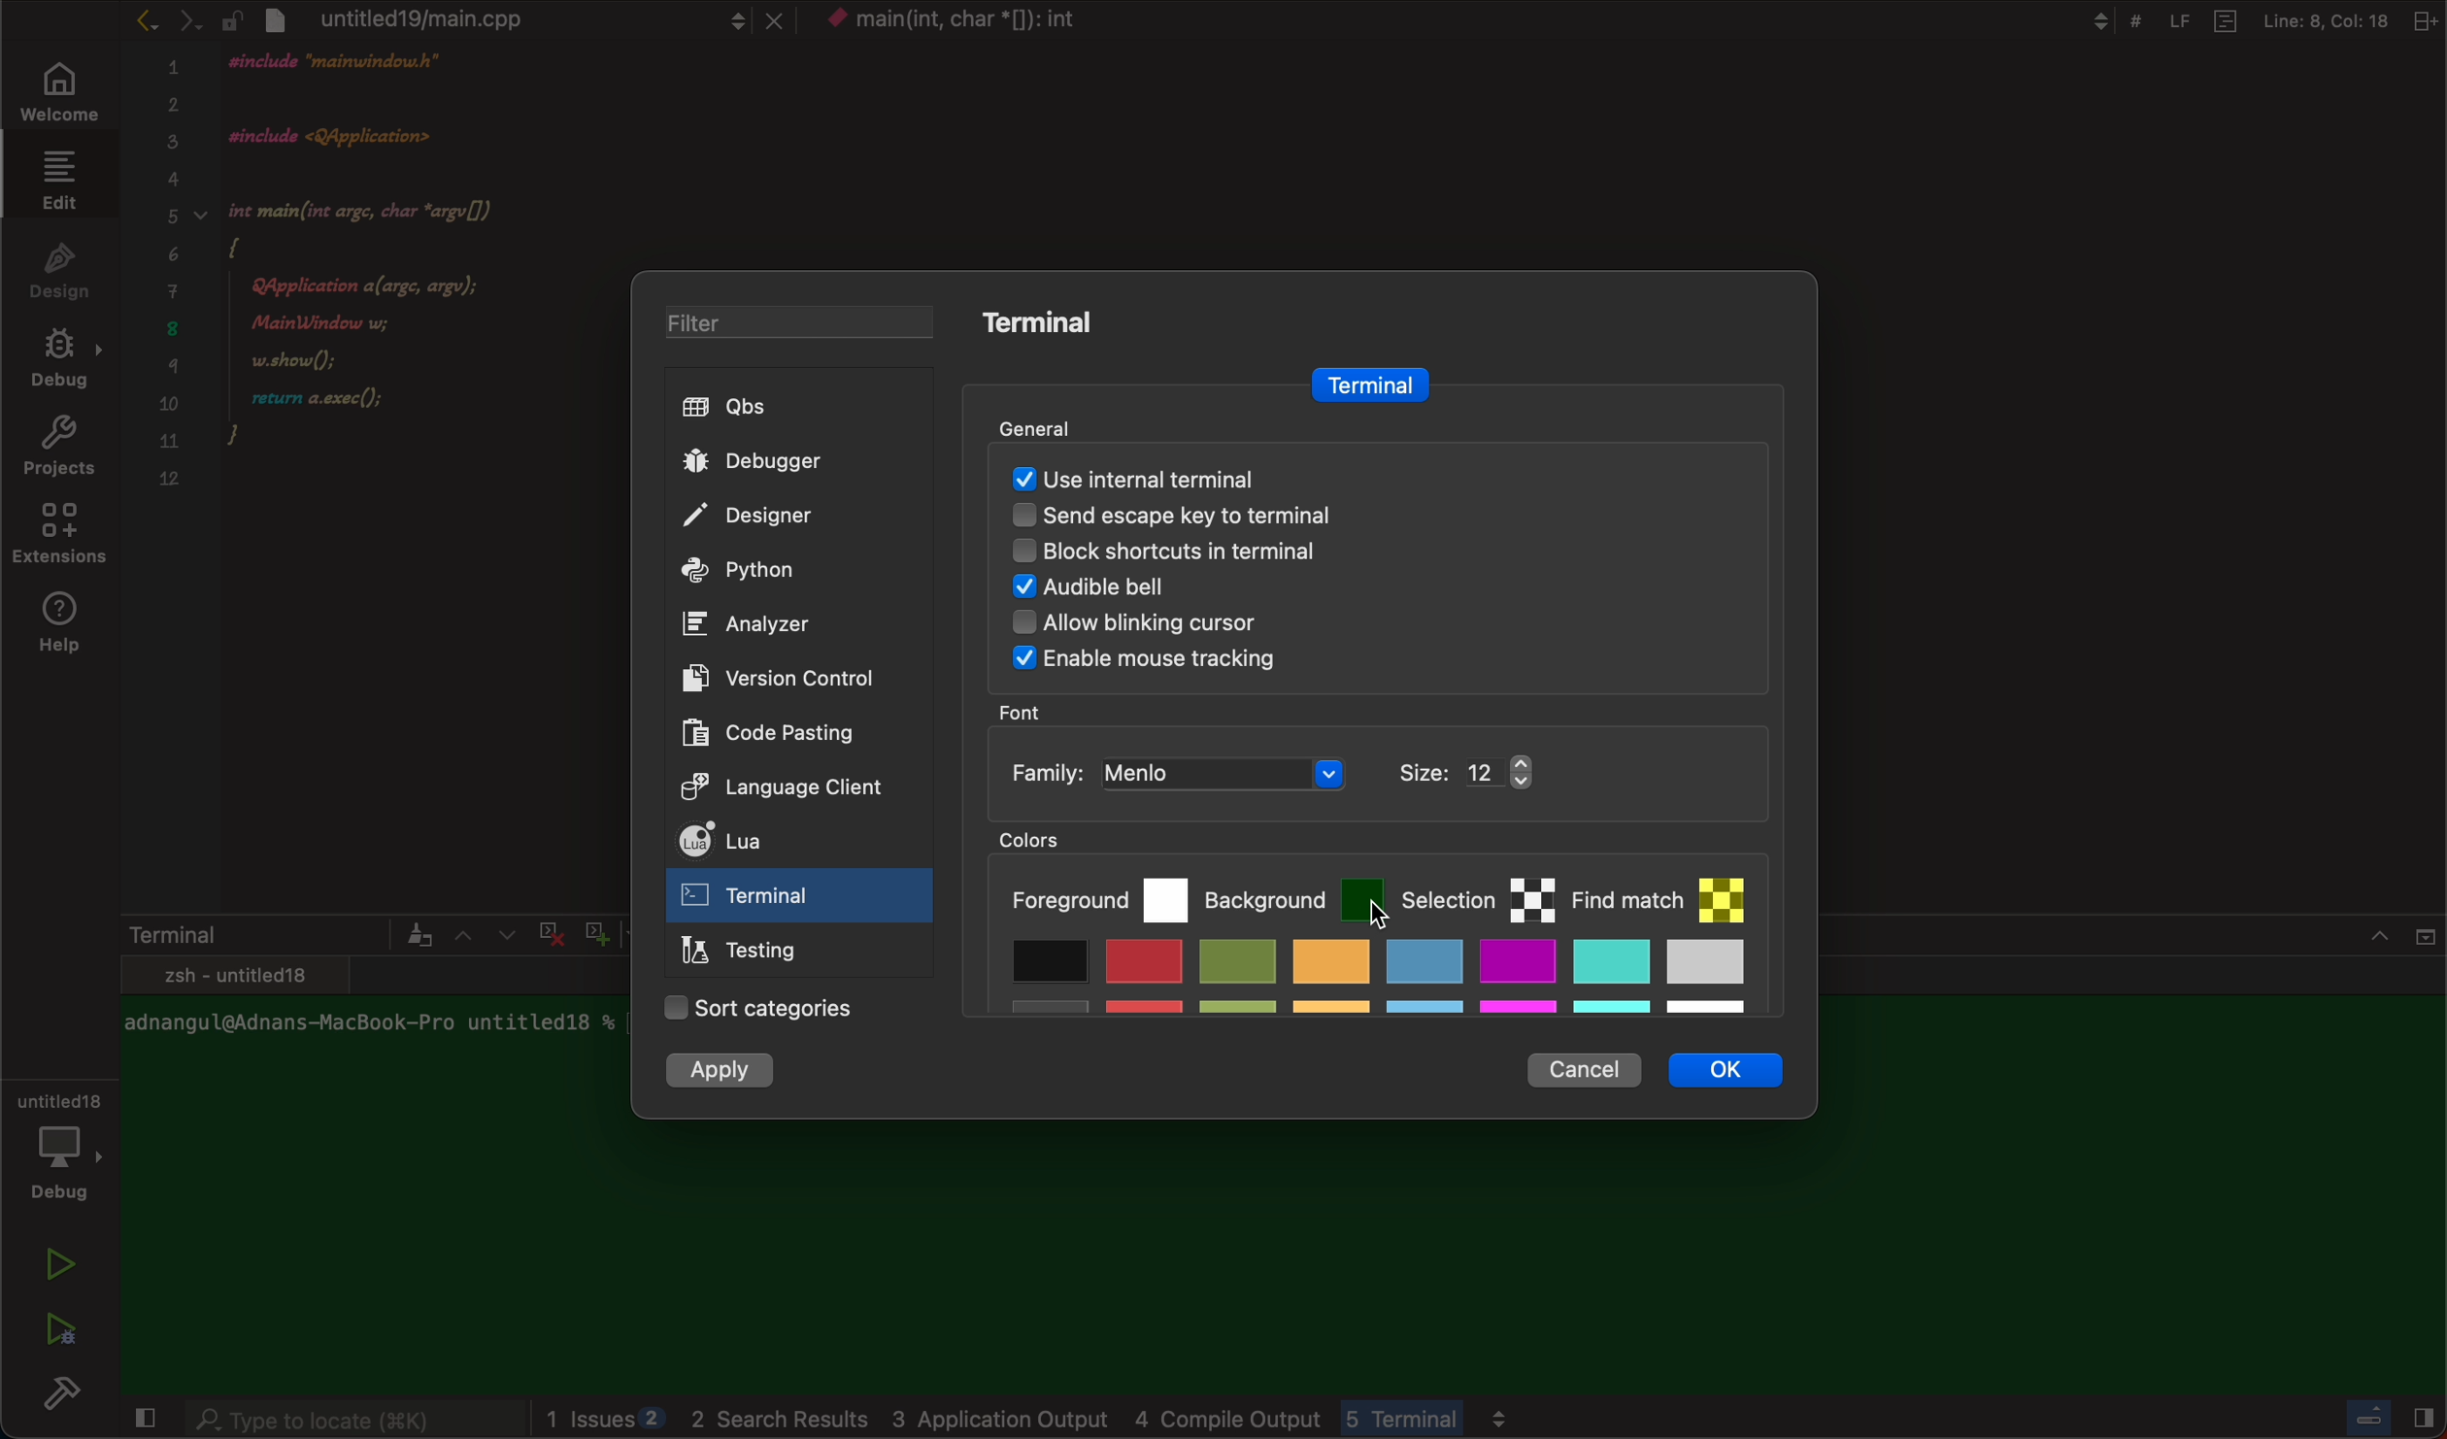 This screenshot has width=2447, height=1439. What do you see at coordinates (276, 934) in the screenshot?
I see `terminal` at bounding box center [276, 934].